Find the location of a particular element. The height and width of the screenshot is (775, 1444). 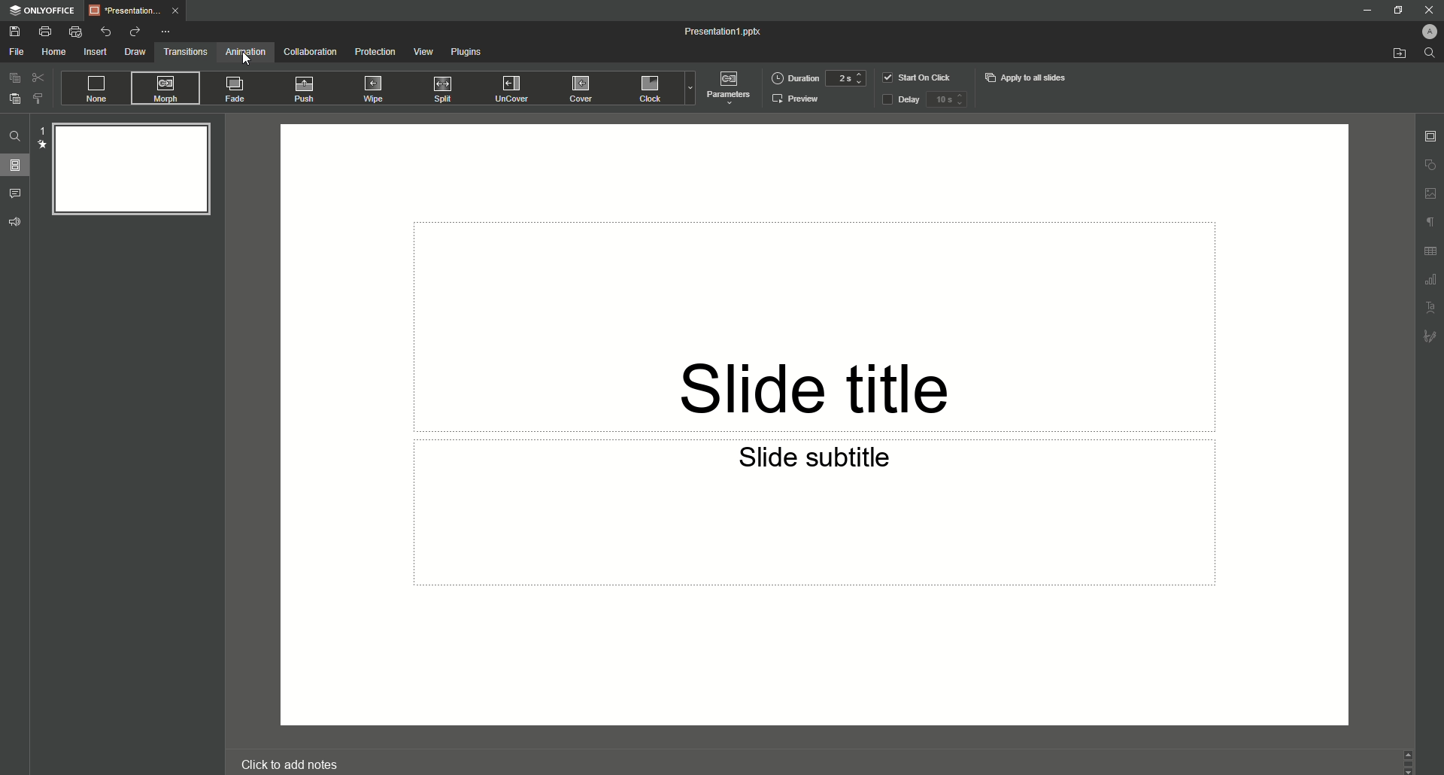

More Options is located at coordinates (166, 32).